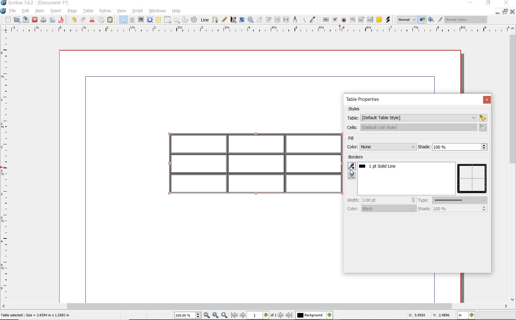 This screenshot has height=320, width=516. I want to click on go to last page, so click(290, 315).